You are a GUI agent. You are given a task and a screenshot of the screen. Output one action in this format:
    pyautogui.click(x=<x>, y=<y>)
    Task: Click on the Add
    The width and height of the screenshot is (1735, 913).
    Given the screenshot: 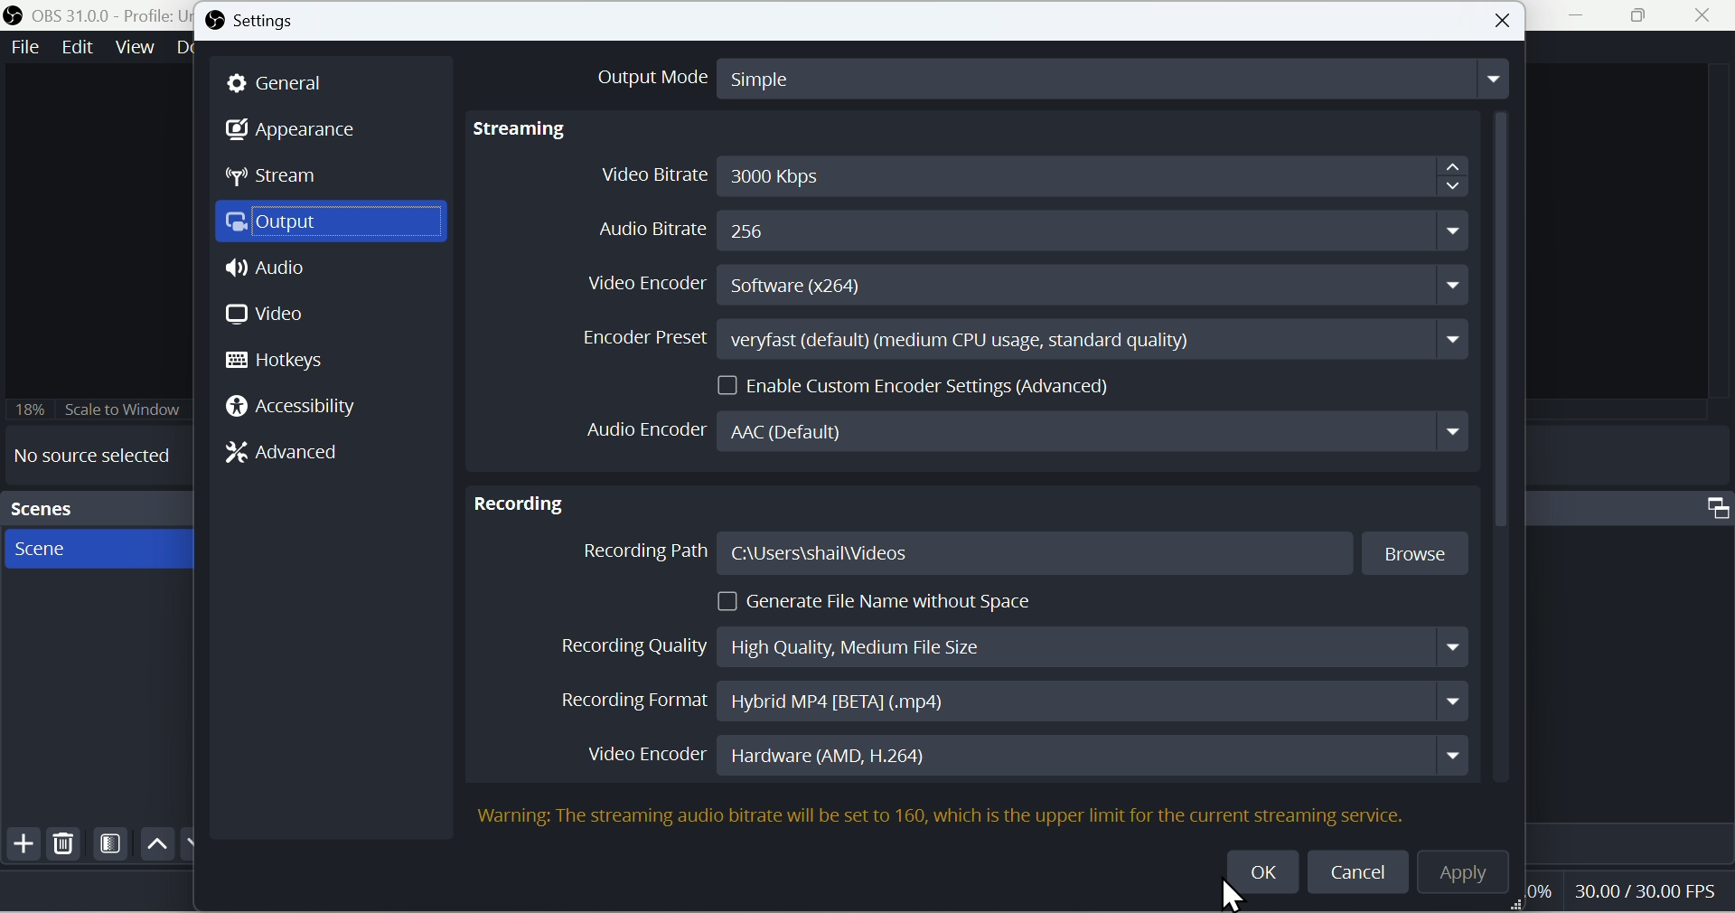 What is the action you would take?
    pyautogui.click(x=21, y=848)
    